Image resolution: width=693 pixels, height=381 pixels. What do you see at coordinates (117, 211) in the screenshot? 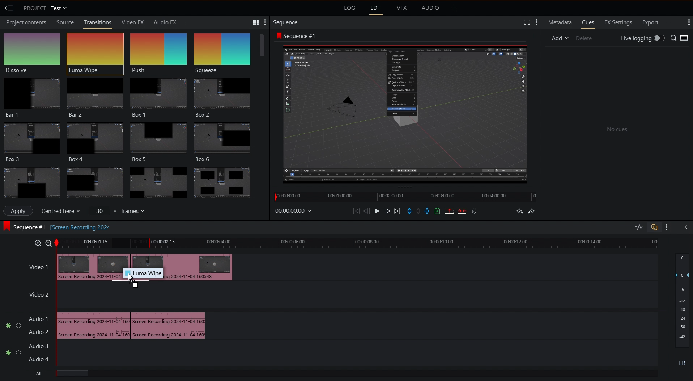
I see `frames` at bounding box center [117, 211].